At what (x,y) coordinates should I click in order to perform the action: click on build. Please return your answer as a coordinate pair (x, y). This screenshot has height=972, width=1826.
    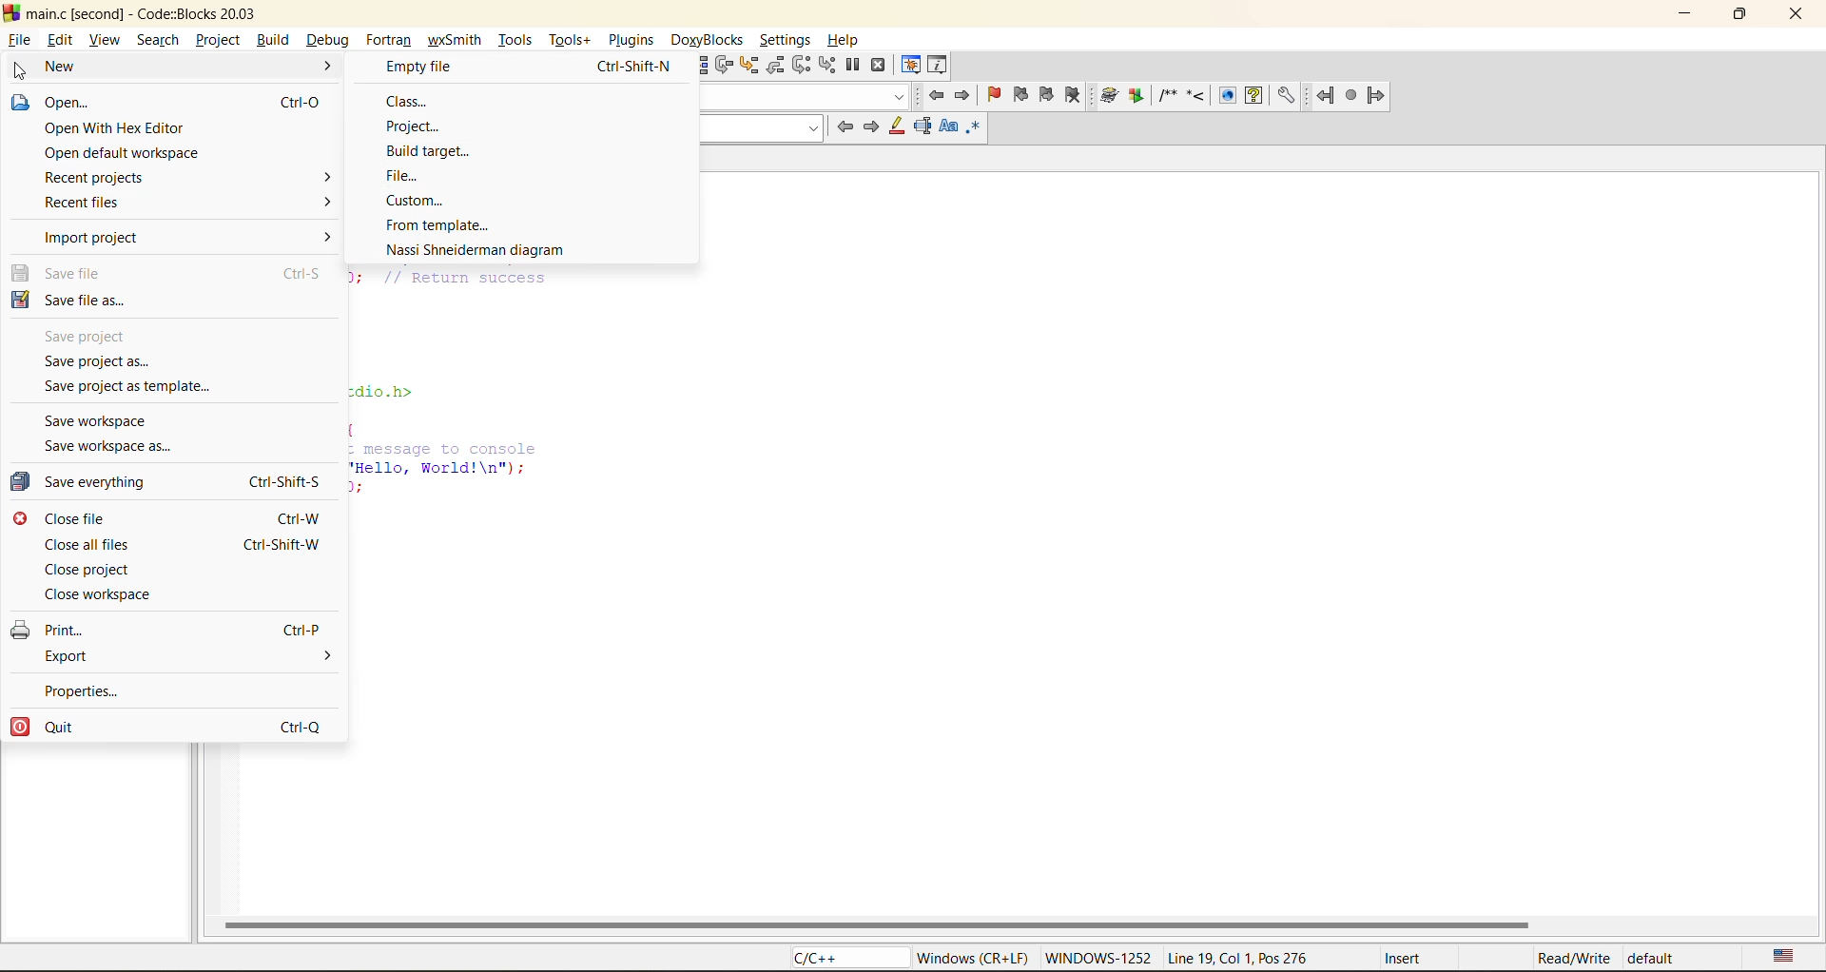
    Looking at the image, I should click on (275, 38).